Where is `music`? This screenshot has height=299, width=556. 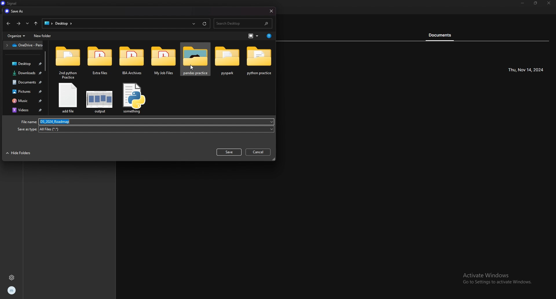
music is located at coordinates (25, 101).